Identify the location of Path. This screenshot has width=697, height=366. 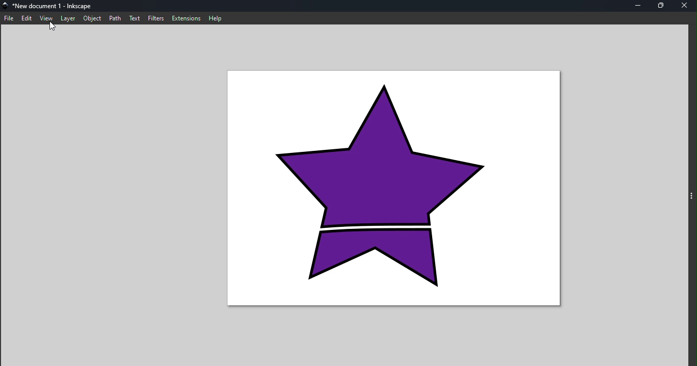
(115, 18).